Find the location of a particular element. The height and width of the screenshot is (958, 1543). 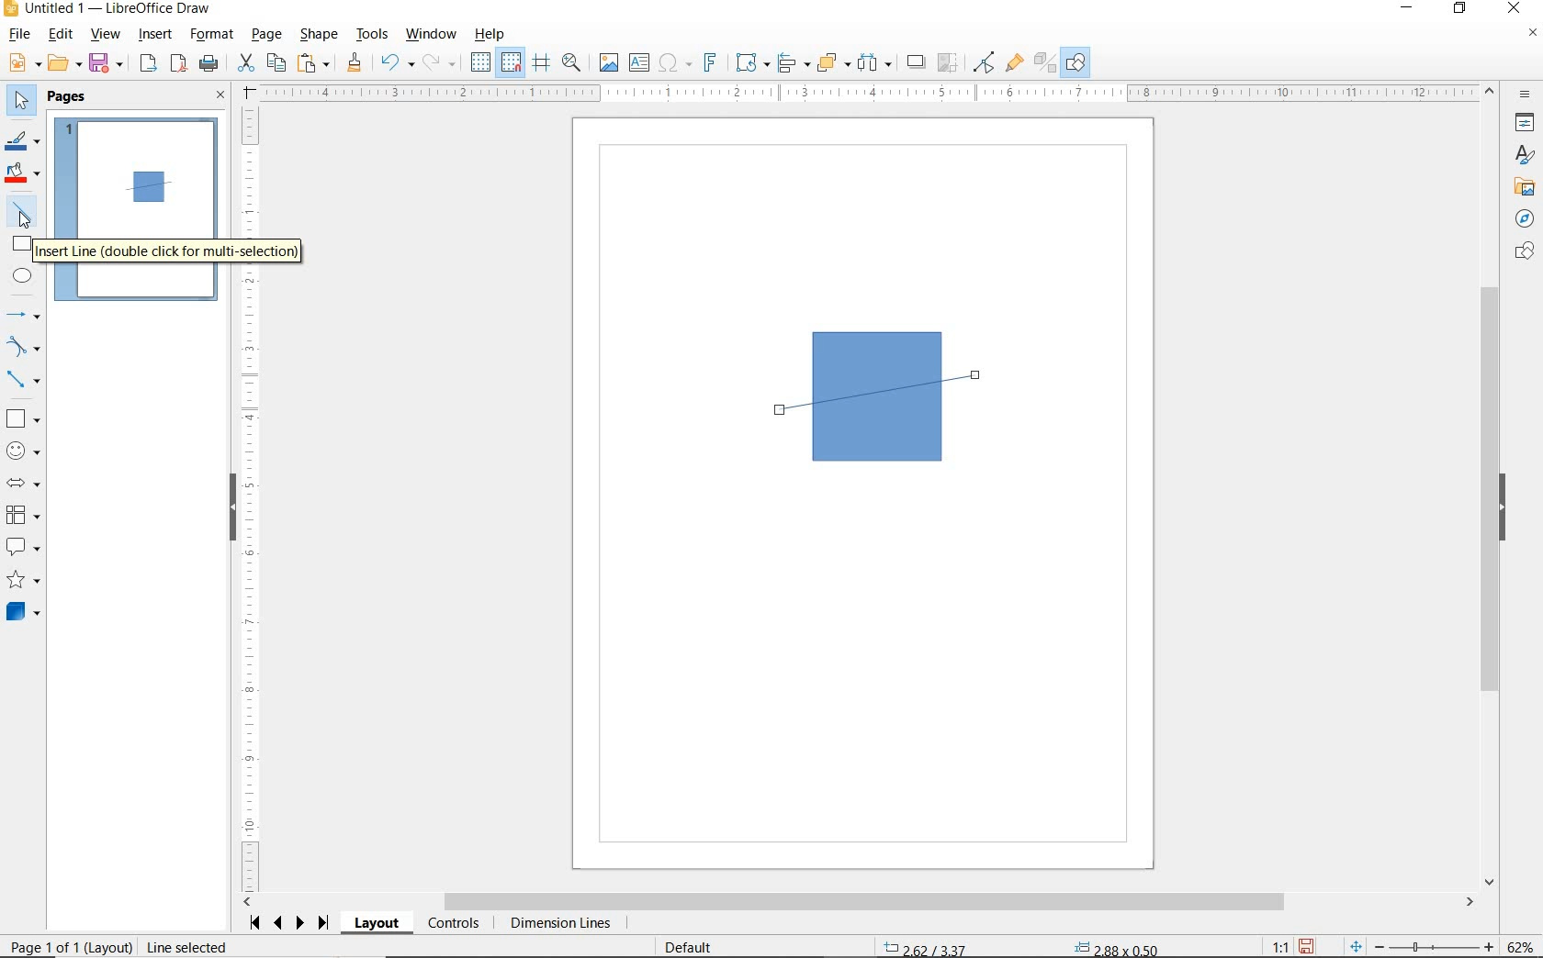

ZOOM OUT OR ZOOM IN is located at coordinates (1423, 943).